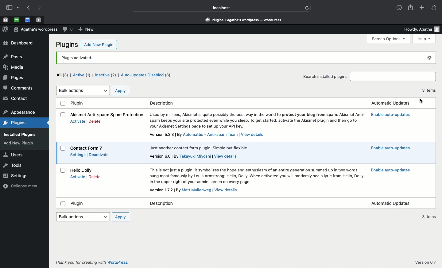 The image size is (442, 268). Describe the element at coordinates (21, 143) in the screenshot. I see `add new plugin` at that location.